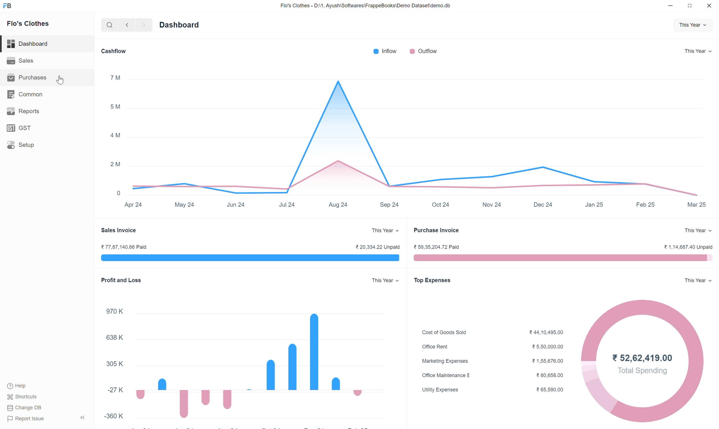 The image size is (719, 429). I want to click on Shortcuts, so click(22, 397).